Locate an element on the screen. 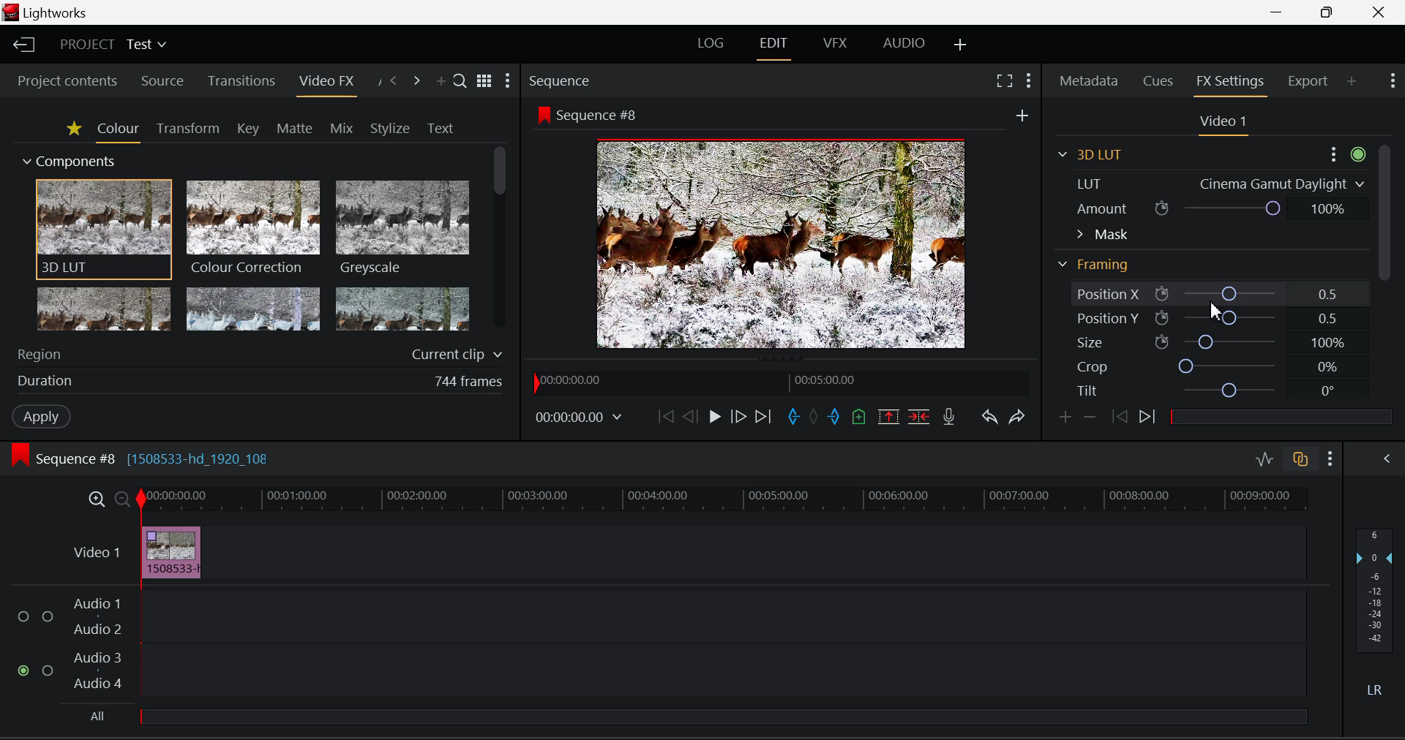 This screenshot has width=1405, height=740. Sequence Preview Section is located at coordinates (561, 81).